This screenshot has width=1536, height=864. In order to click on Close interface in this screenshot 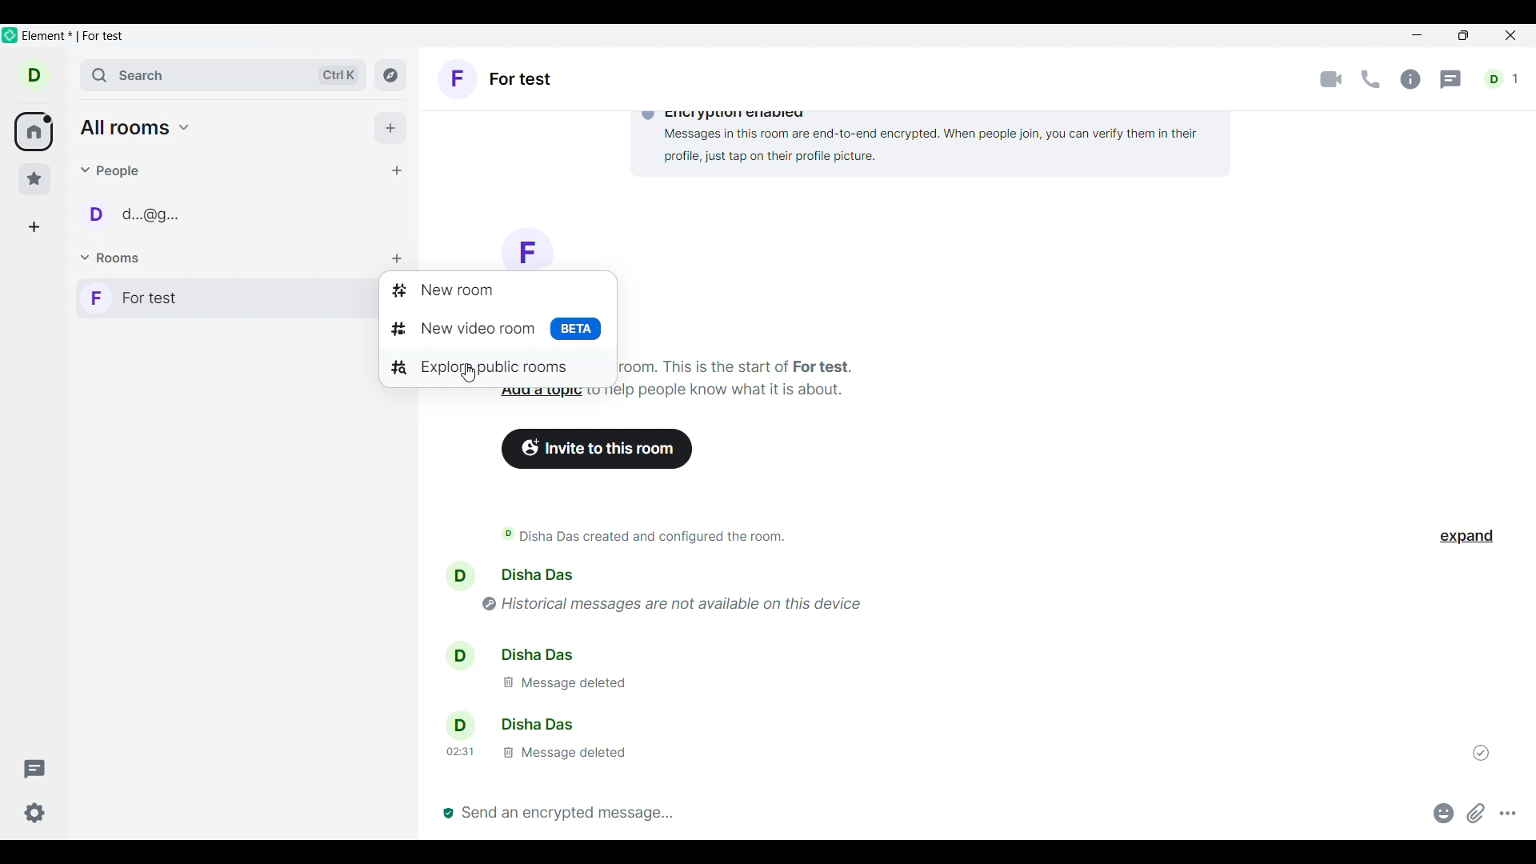, I will do `click(1510, 35)`.